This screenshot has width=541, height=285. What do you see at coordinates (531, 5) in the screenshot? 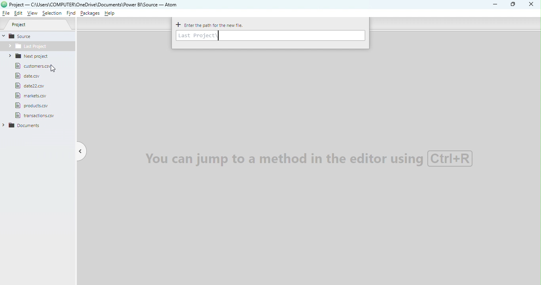
I see `Close` at bounding box center [531, 5].